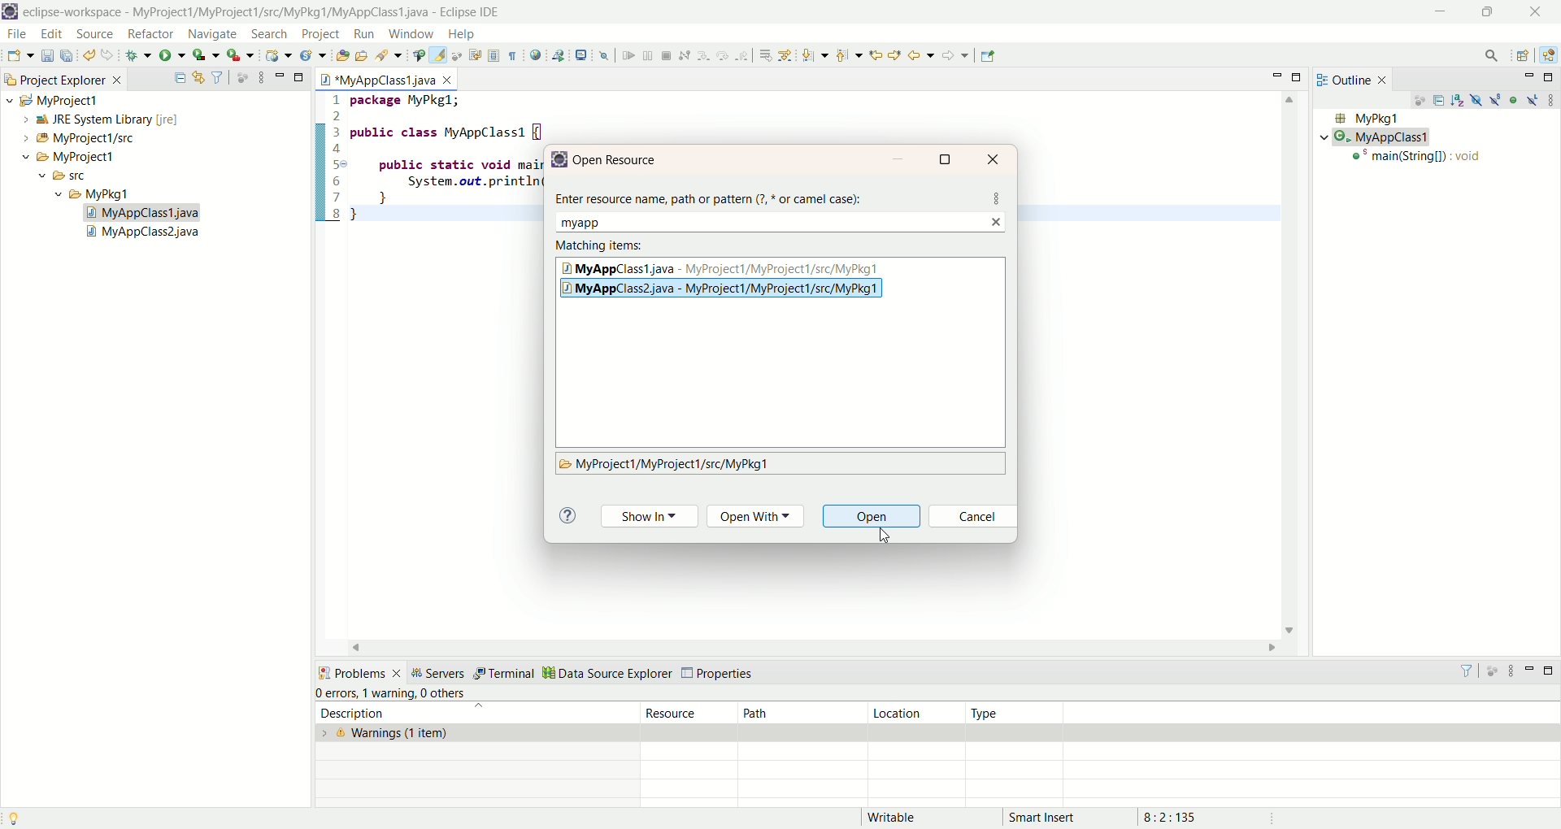 Image resolution: width=1561 pixels, height=829 pixels. Describe the element at coordinates (627, 57) in the screenshot. I see `resume` at that location.